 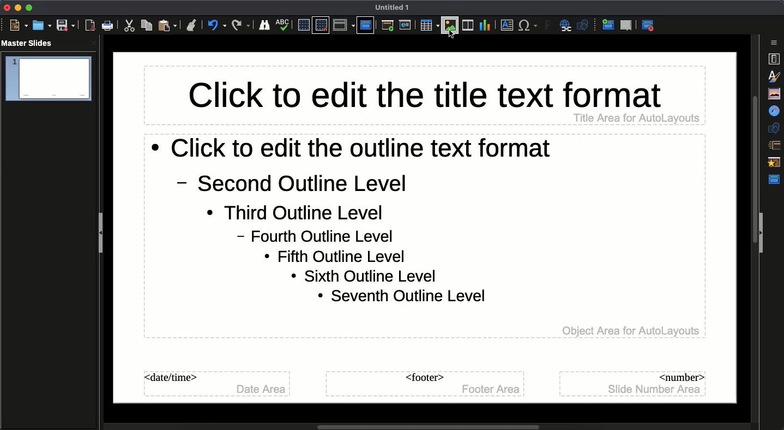 I want to click on Textbox, so click(x=505, y=26).